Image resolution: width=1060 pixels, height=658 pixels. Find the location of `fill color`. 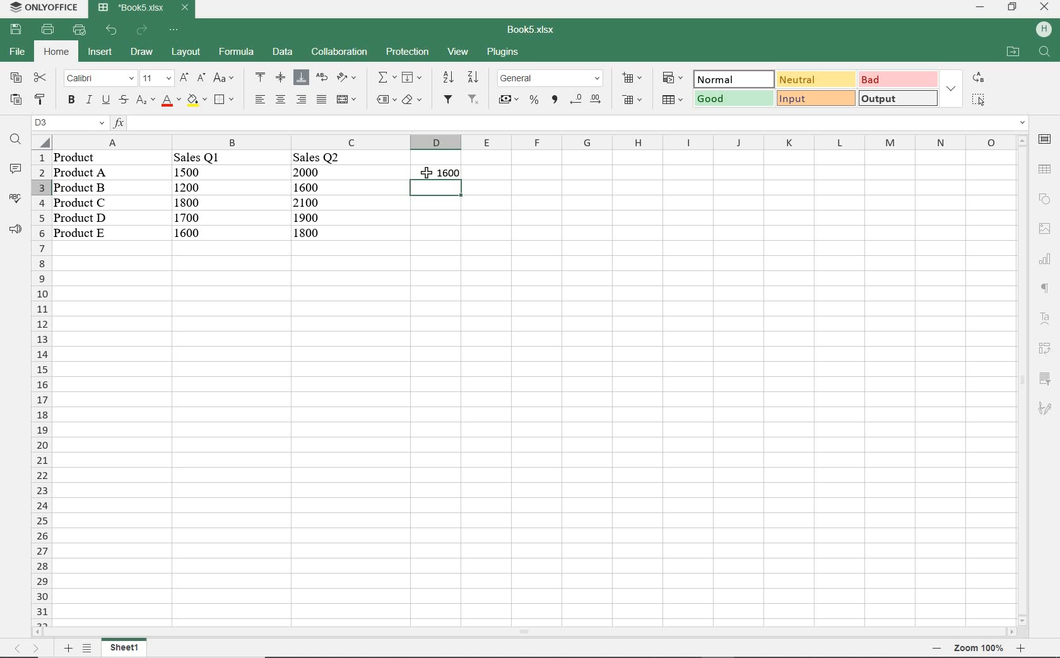

fill color is located at coordinates (196, 100).